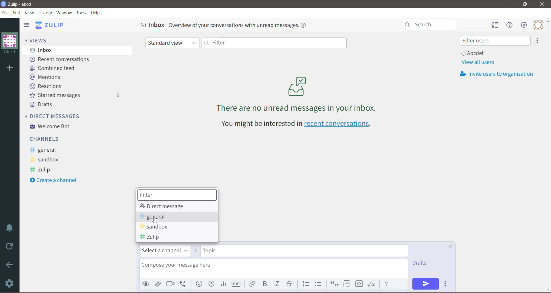 This screenshot has width=551, height=293. I want to click on Personal Menu, so click(538, 25).